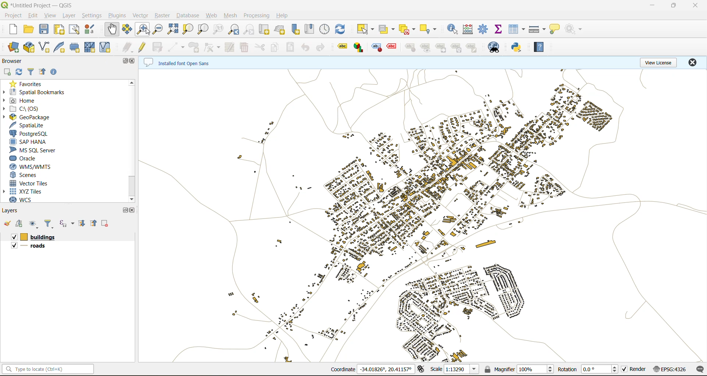 The image size is (707, 376). What do you see at coordinates (30, 47) in the screenshot?
I see `new geopackage layer` at bounding box center [30, 47].